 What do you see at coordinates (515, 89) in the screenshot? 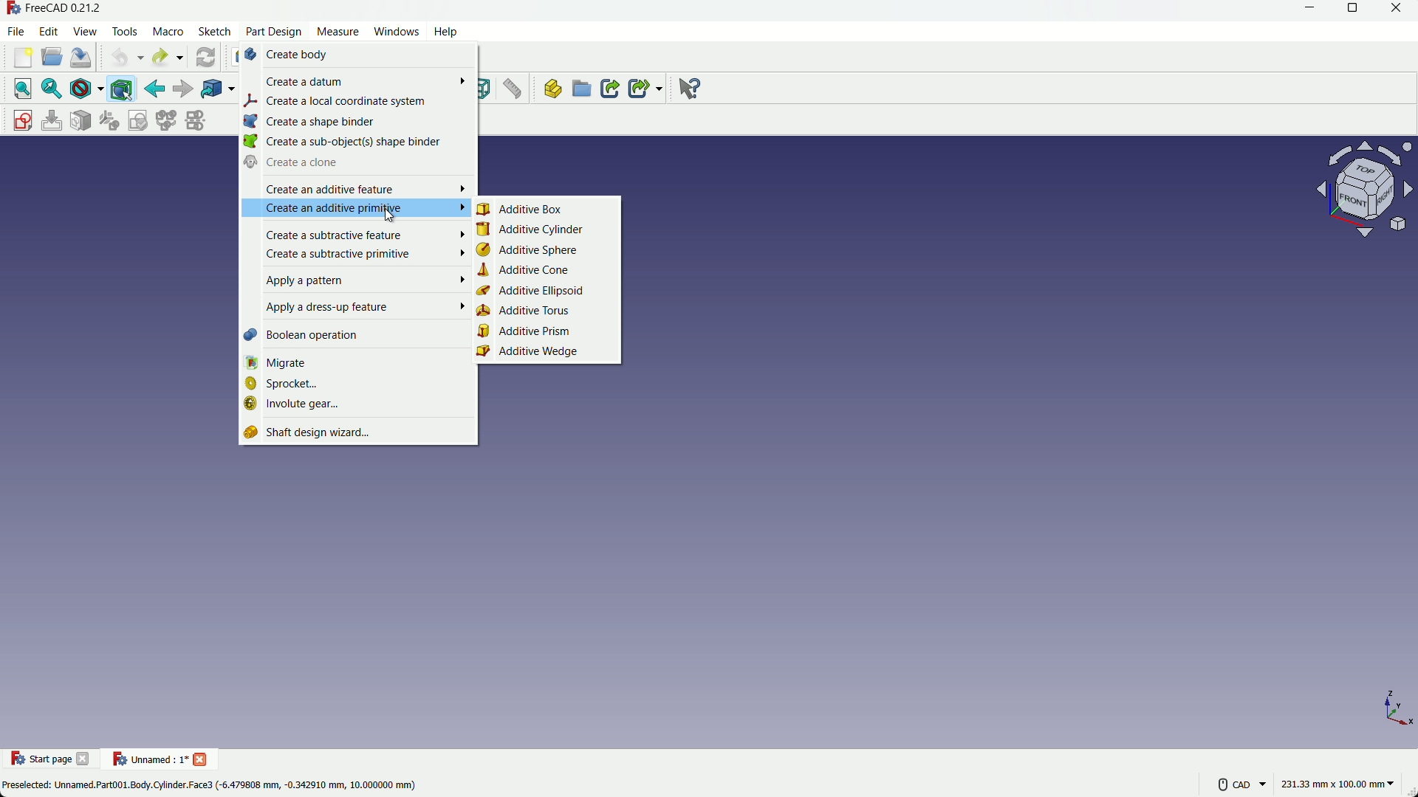
I see `` at bounding box center [515, 89].